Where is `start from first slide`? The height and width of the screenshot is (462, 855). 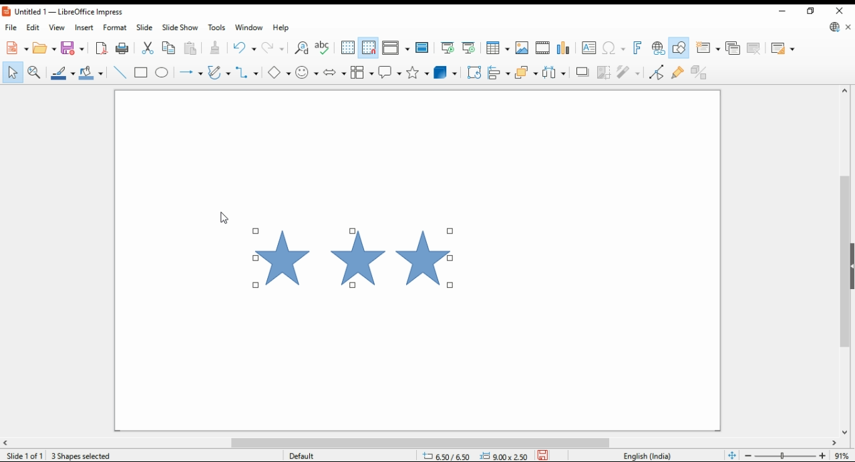 start from first slide is located at coordinates (447, 48).